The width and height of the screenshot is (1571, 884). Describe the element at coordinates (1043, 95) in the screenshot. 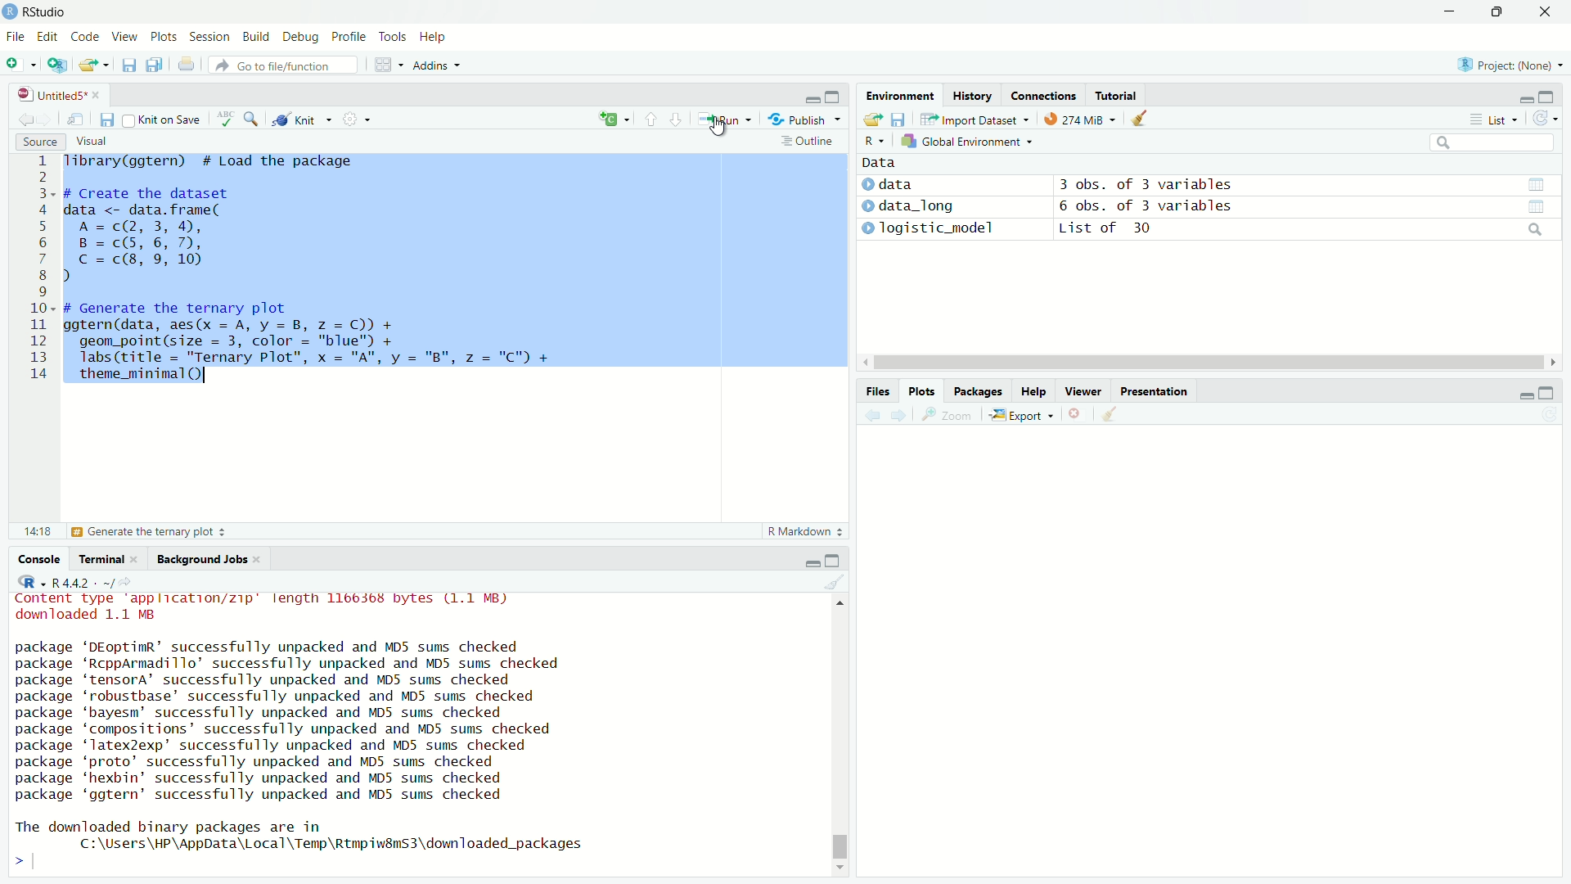

I see `Connections` at that location.